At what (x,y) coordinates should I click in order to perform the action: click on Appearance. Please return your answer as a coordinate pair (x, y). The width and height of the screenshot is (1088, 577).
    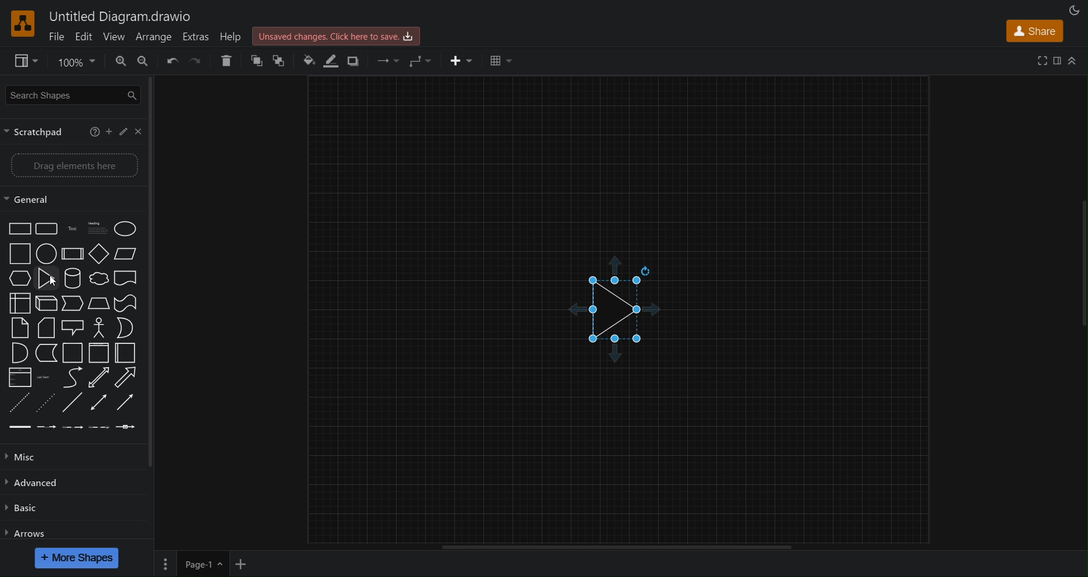
    Looking at the image, I should click on (1076, 9).